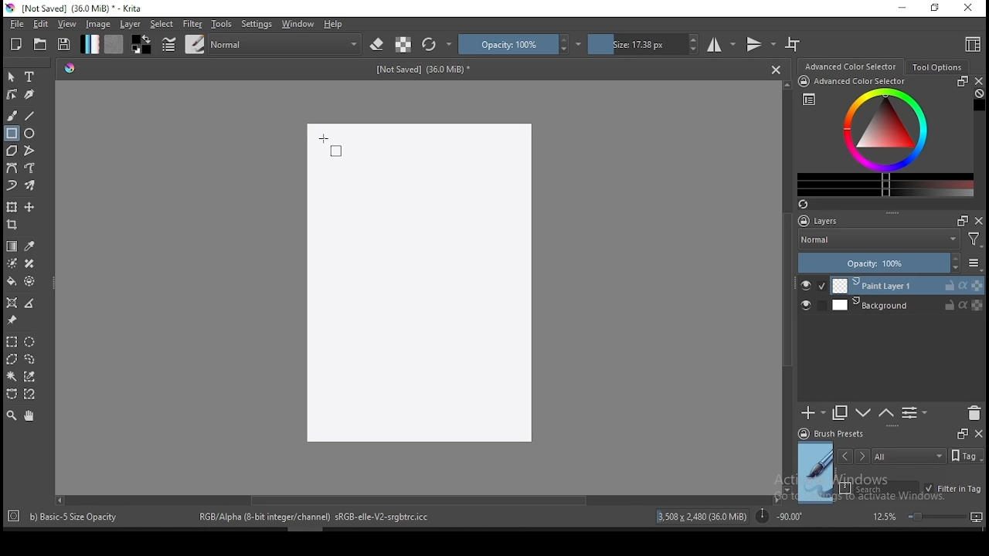 The height and width of the screenshot is (556, 989). I want to click on delete layer, so click(974, 414).